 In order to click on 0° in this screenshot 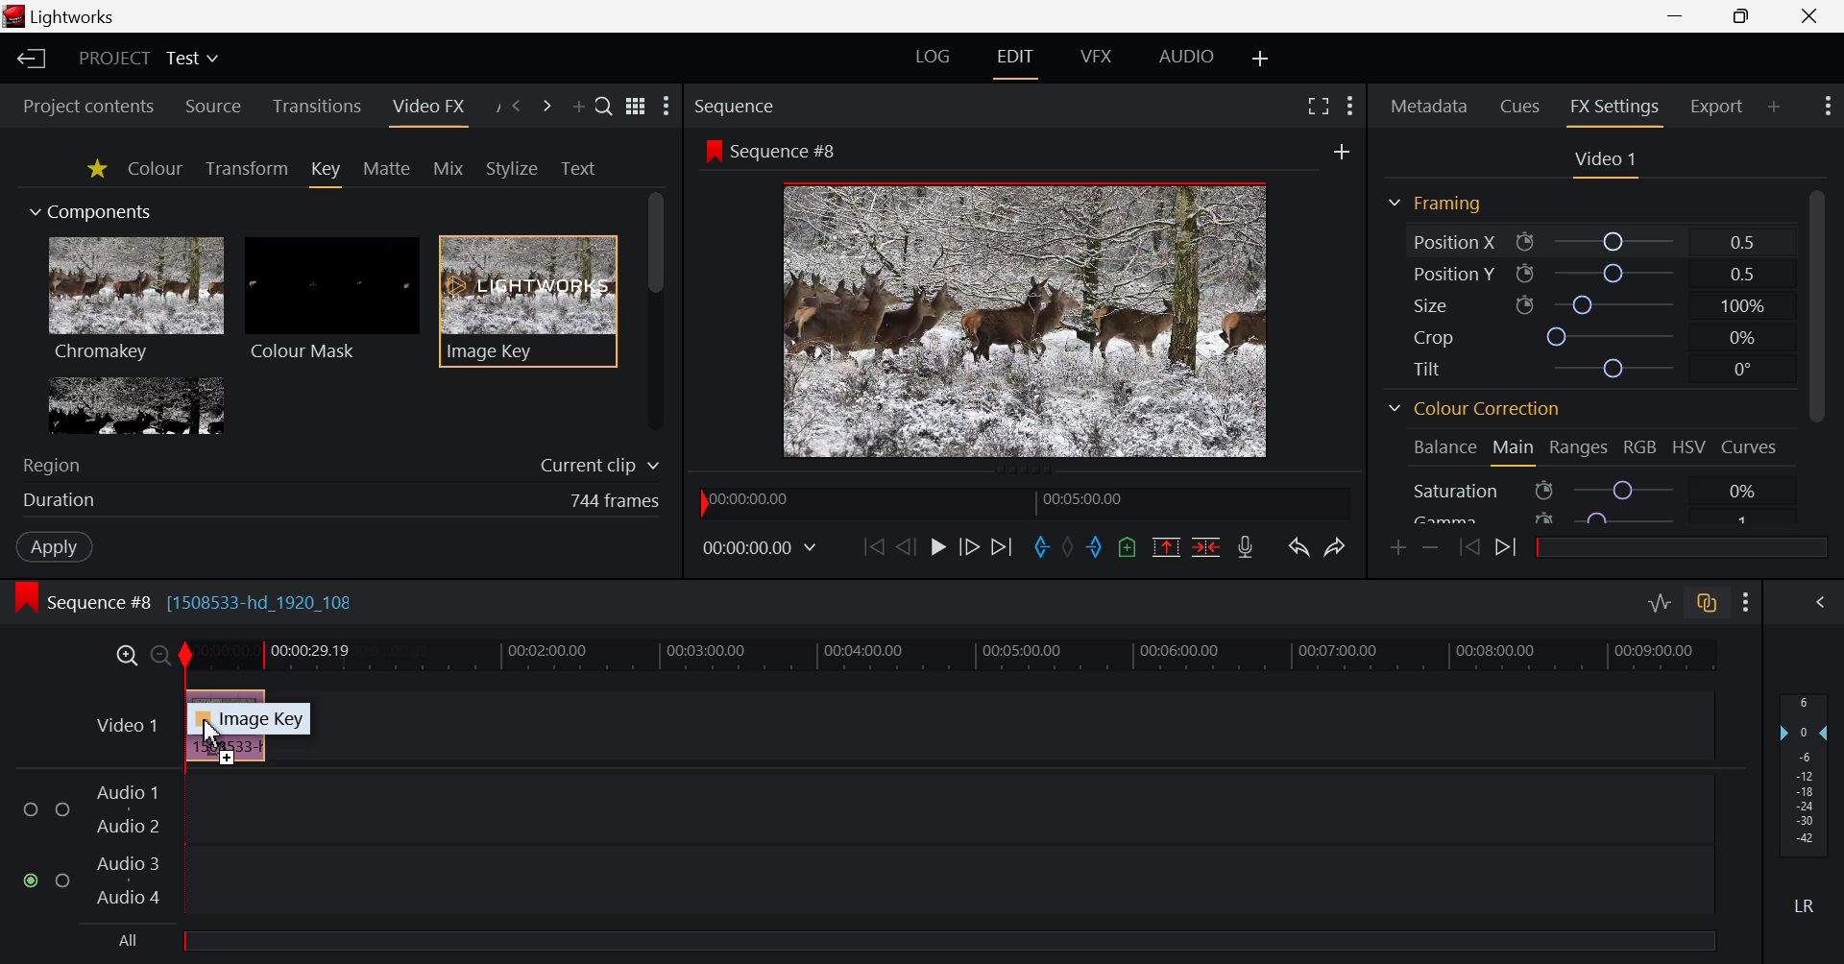, I will do `click(1742, 369)`.